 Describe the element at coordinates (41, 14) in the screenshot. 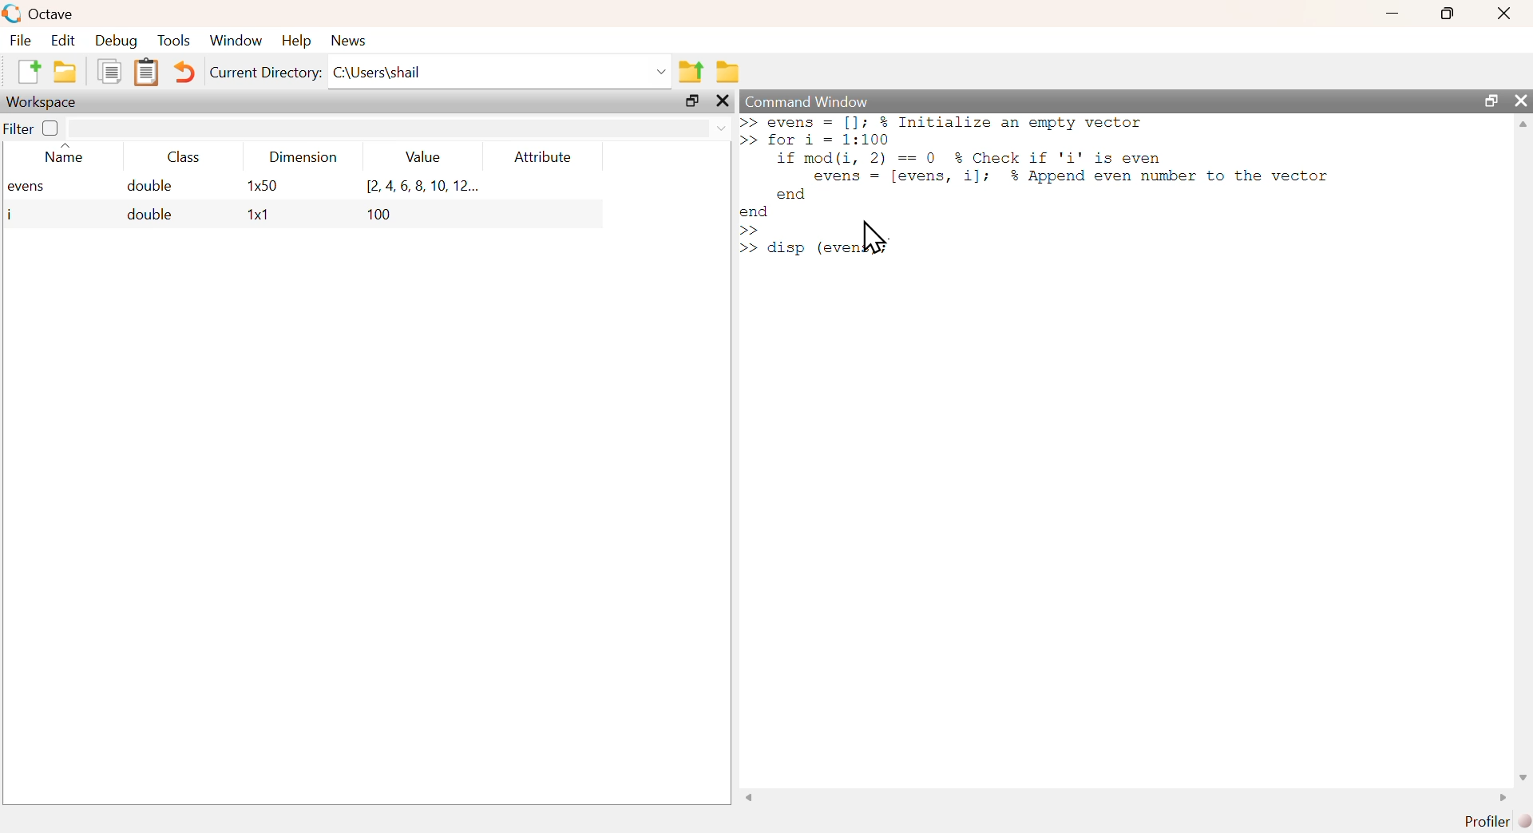

I see `octave` at that location.